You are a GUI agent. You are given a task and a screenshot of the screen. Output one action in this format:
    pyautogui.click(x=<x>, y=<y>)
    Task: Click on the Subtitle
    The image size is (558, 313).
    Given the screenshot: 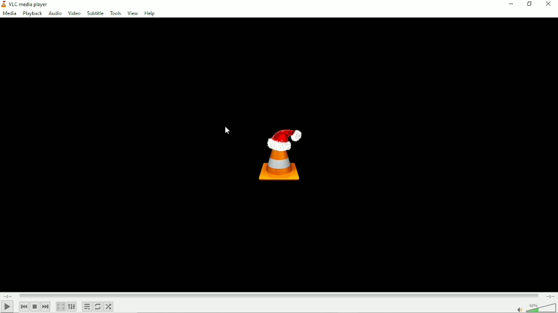 What is the action you would take?
    pyautogui.click(x=95, y=12)
    